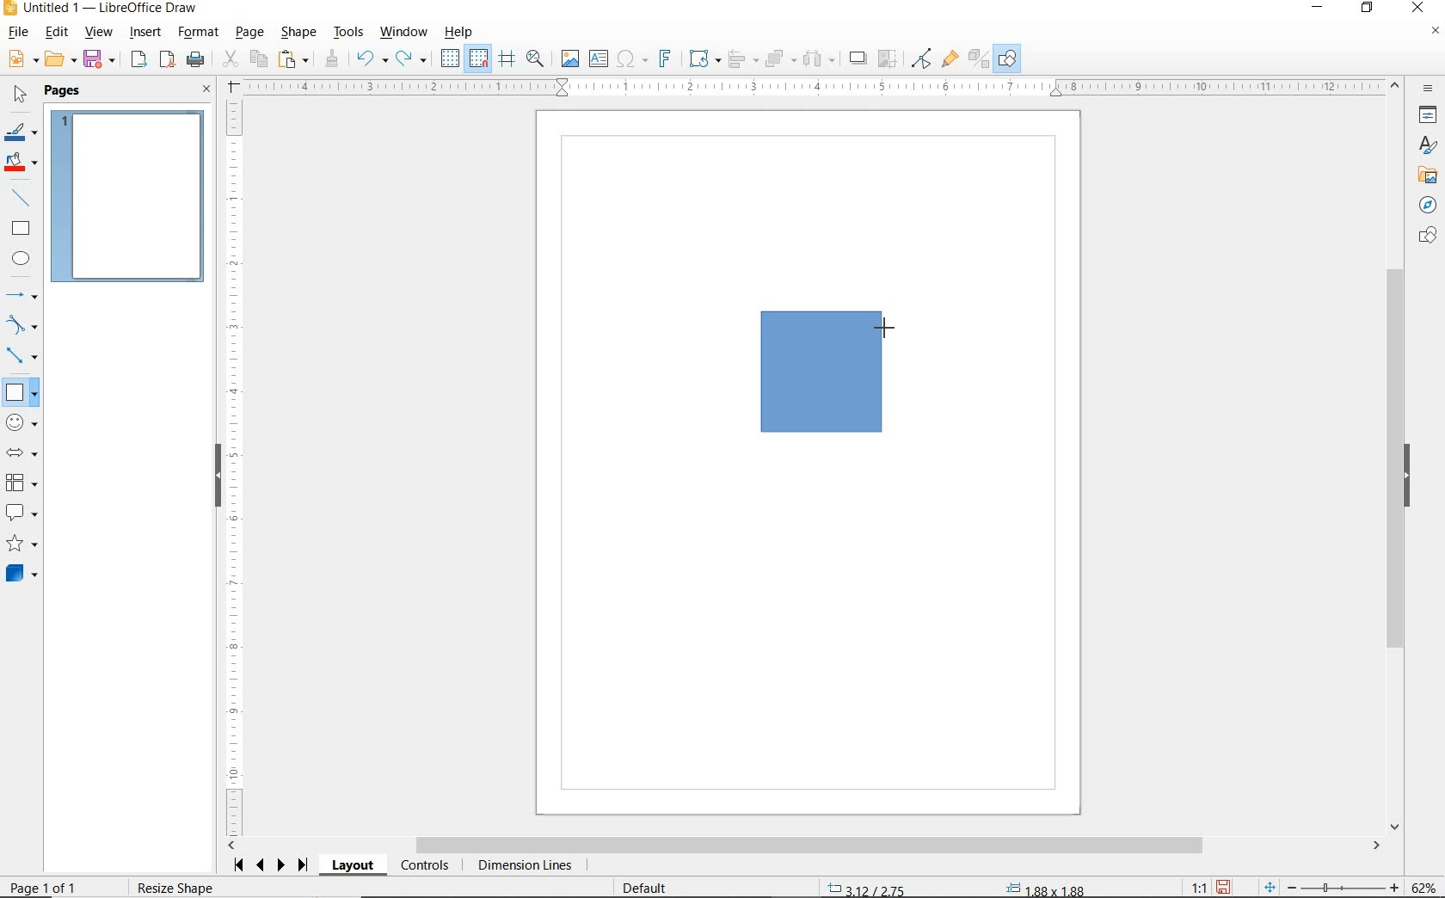 The image size is (1445, 898). What do you see at coordinates (251, 33) in the screenshot?
I see `PAGE` at bounding box center [251, 33].